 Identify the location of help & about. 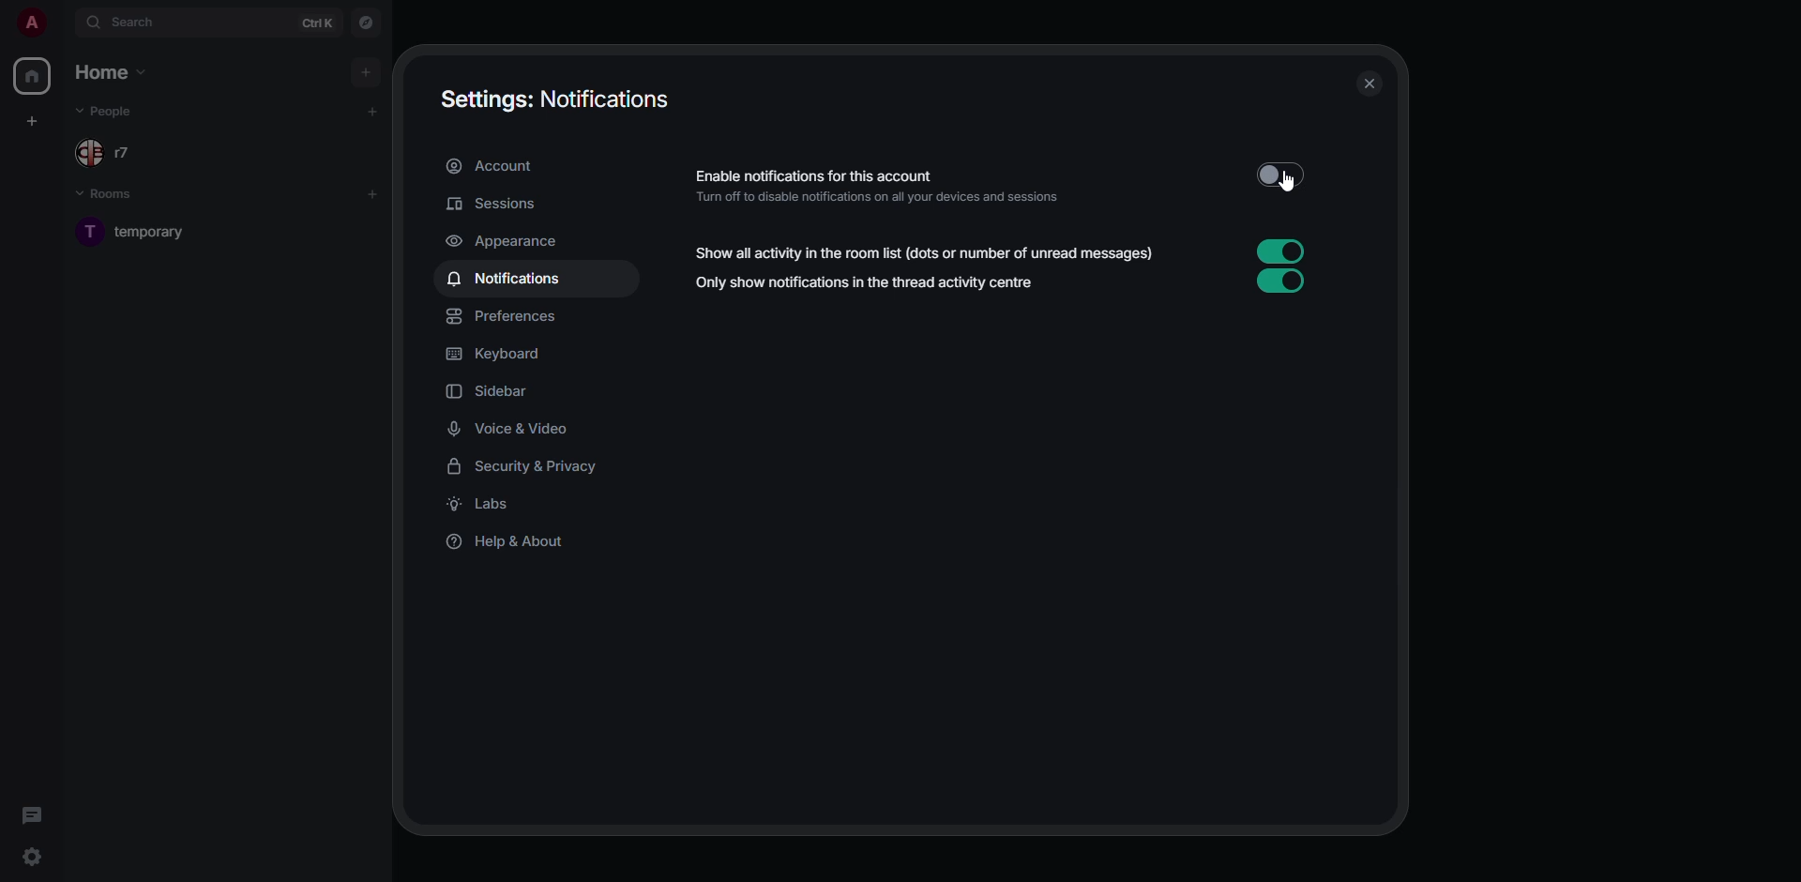
(512, 544).